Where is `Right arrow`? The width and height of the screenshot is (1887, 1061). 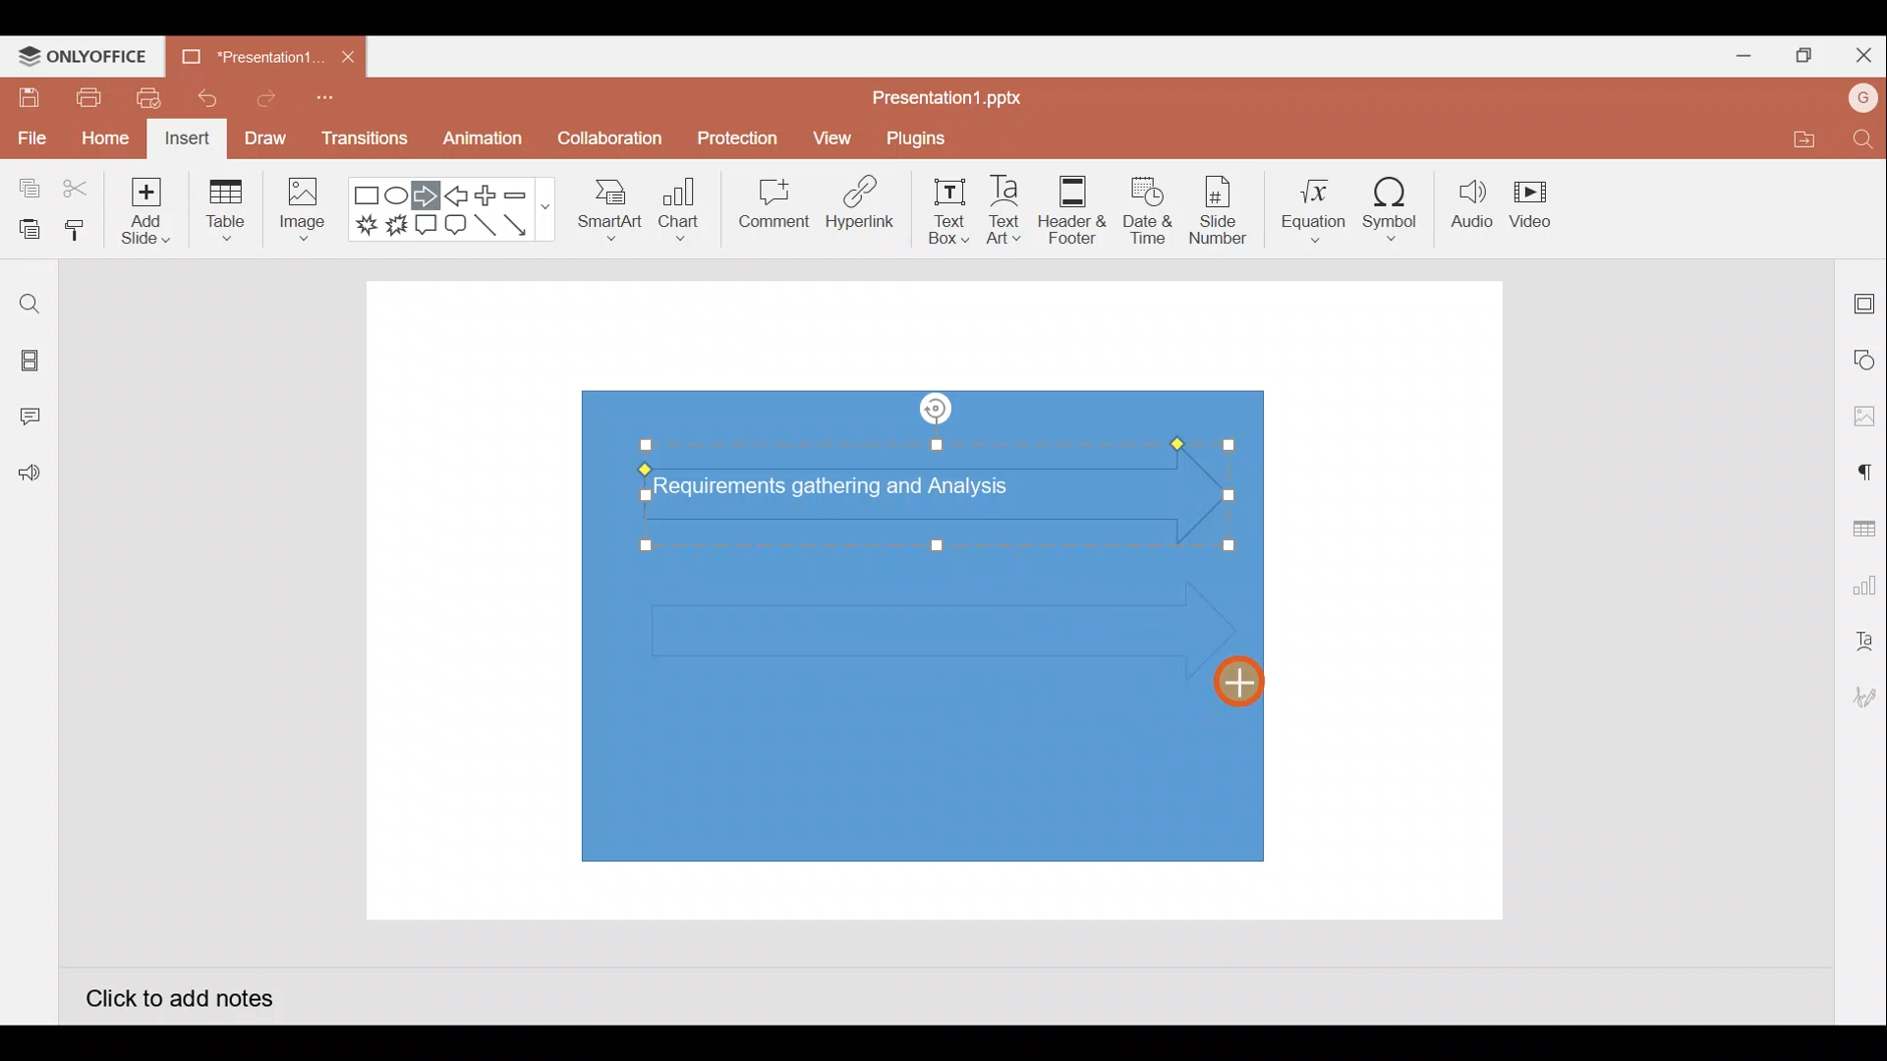 Right arrow is located at coordinates (426, 196).